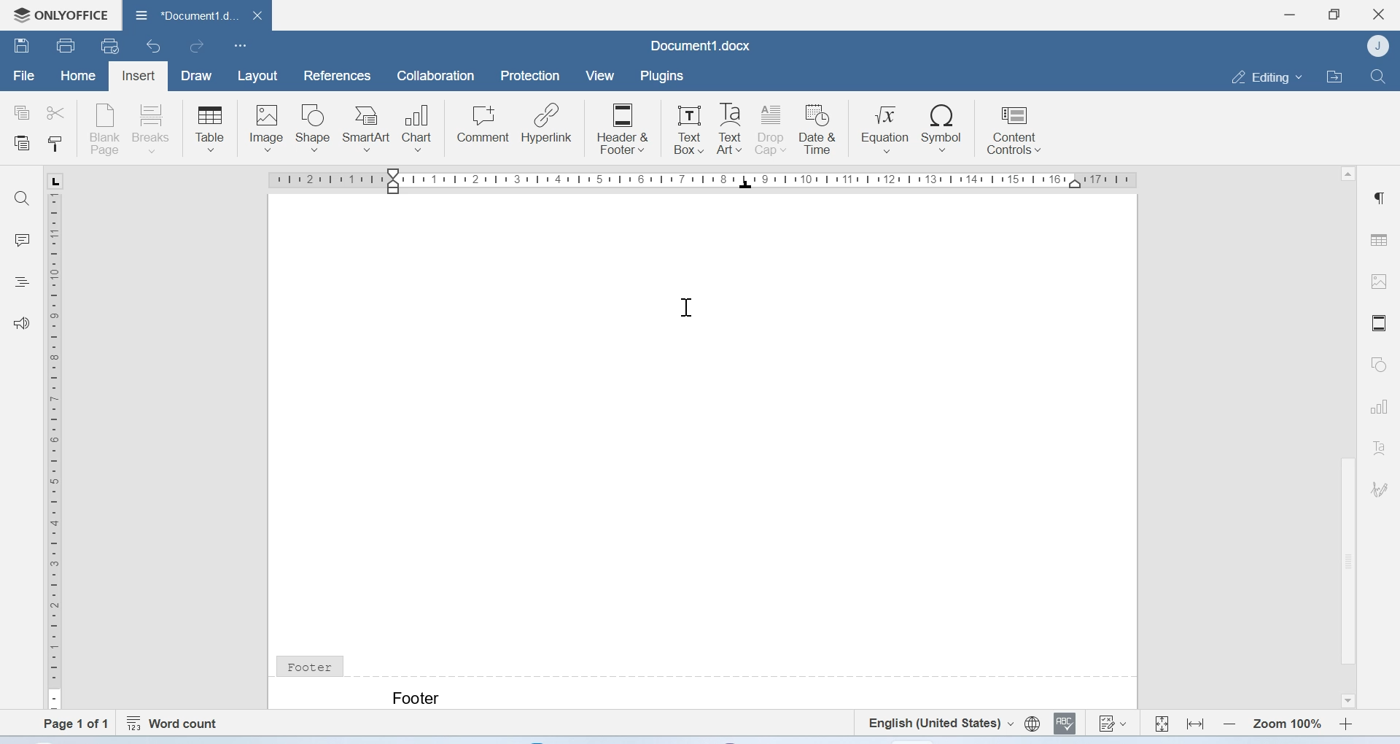 This screenshot has height=744, width=1400. What do you see at coordinates (139, 74) in the screenshot?
I see `Insert` at bounding box center [139, 74].